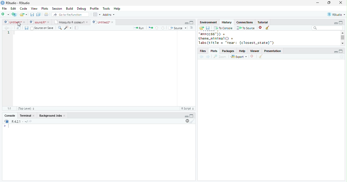  What do you see at coordinates (7, 126) in the screenshot?
I see `>` at bounding box center [7, 126].